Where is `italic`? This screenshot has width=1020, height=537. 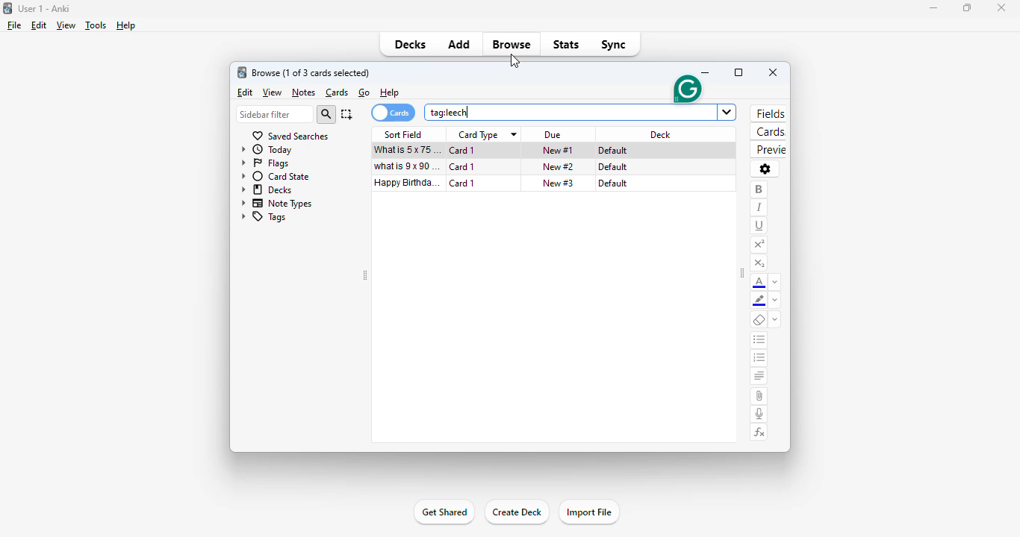 italic is located at coordinates (760, 207).